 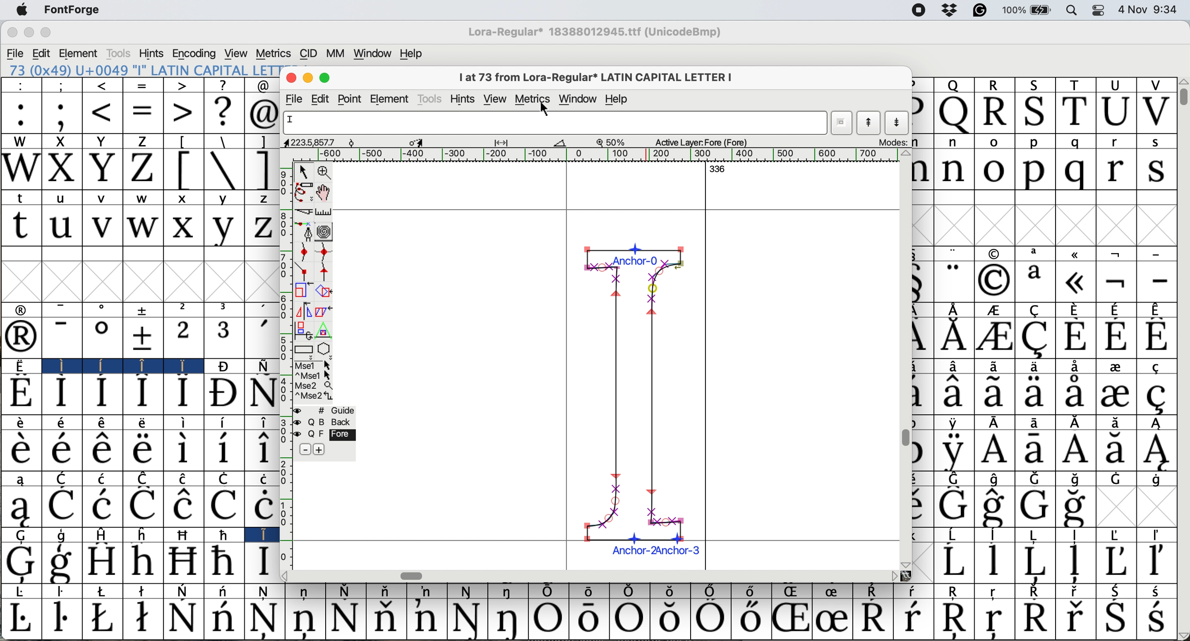 I want to click on H, so click(x=106, y=534).